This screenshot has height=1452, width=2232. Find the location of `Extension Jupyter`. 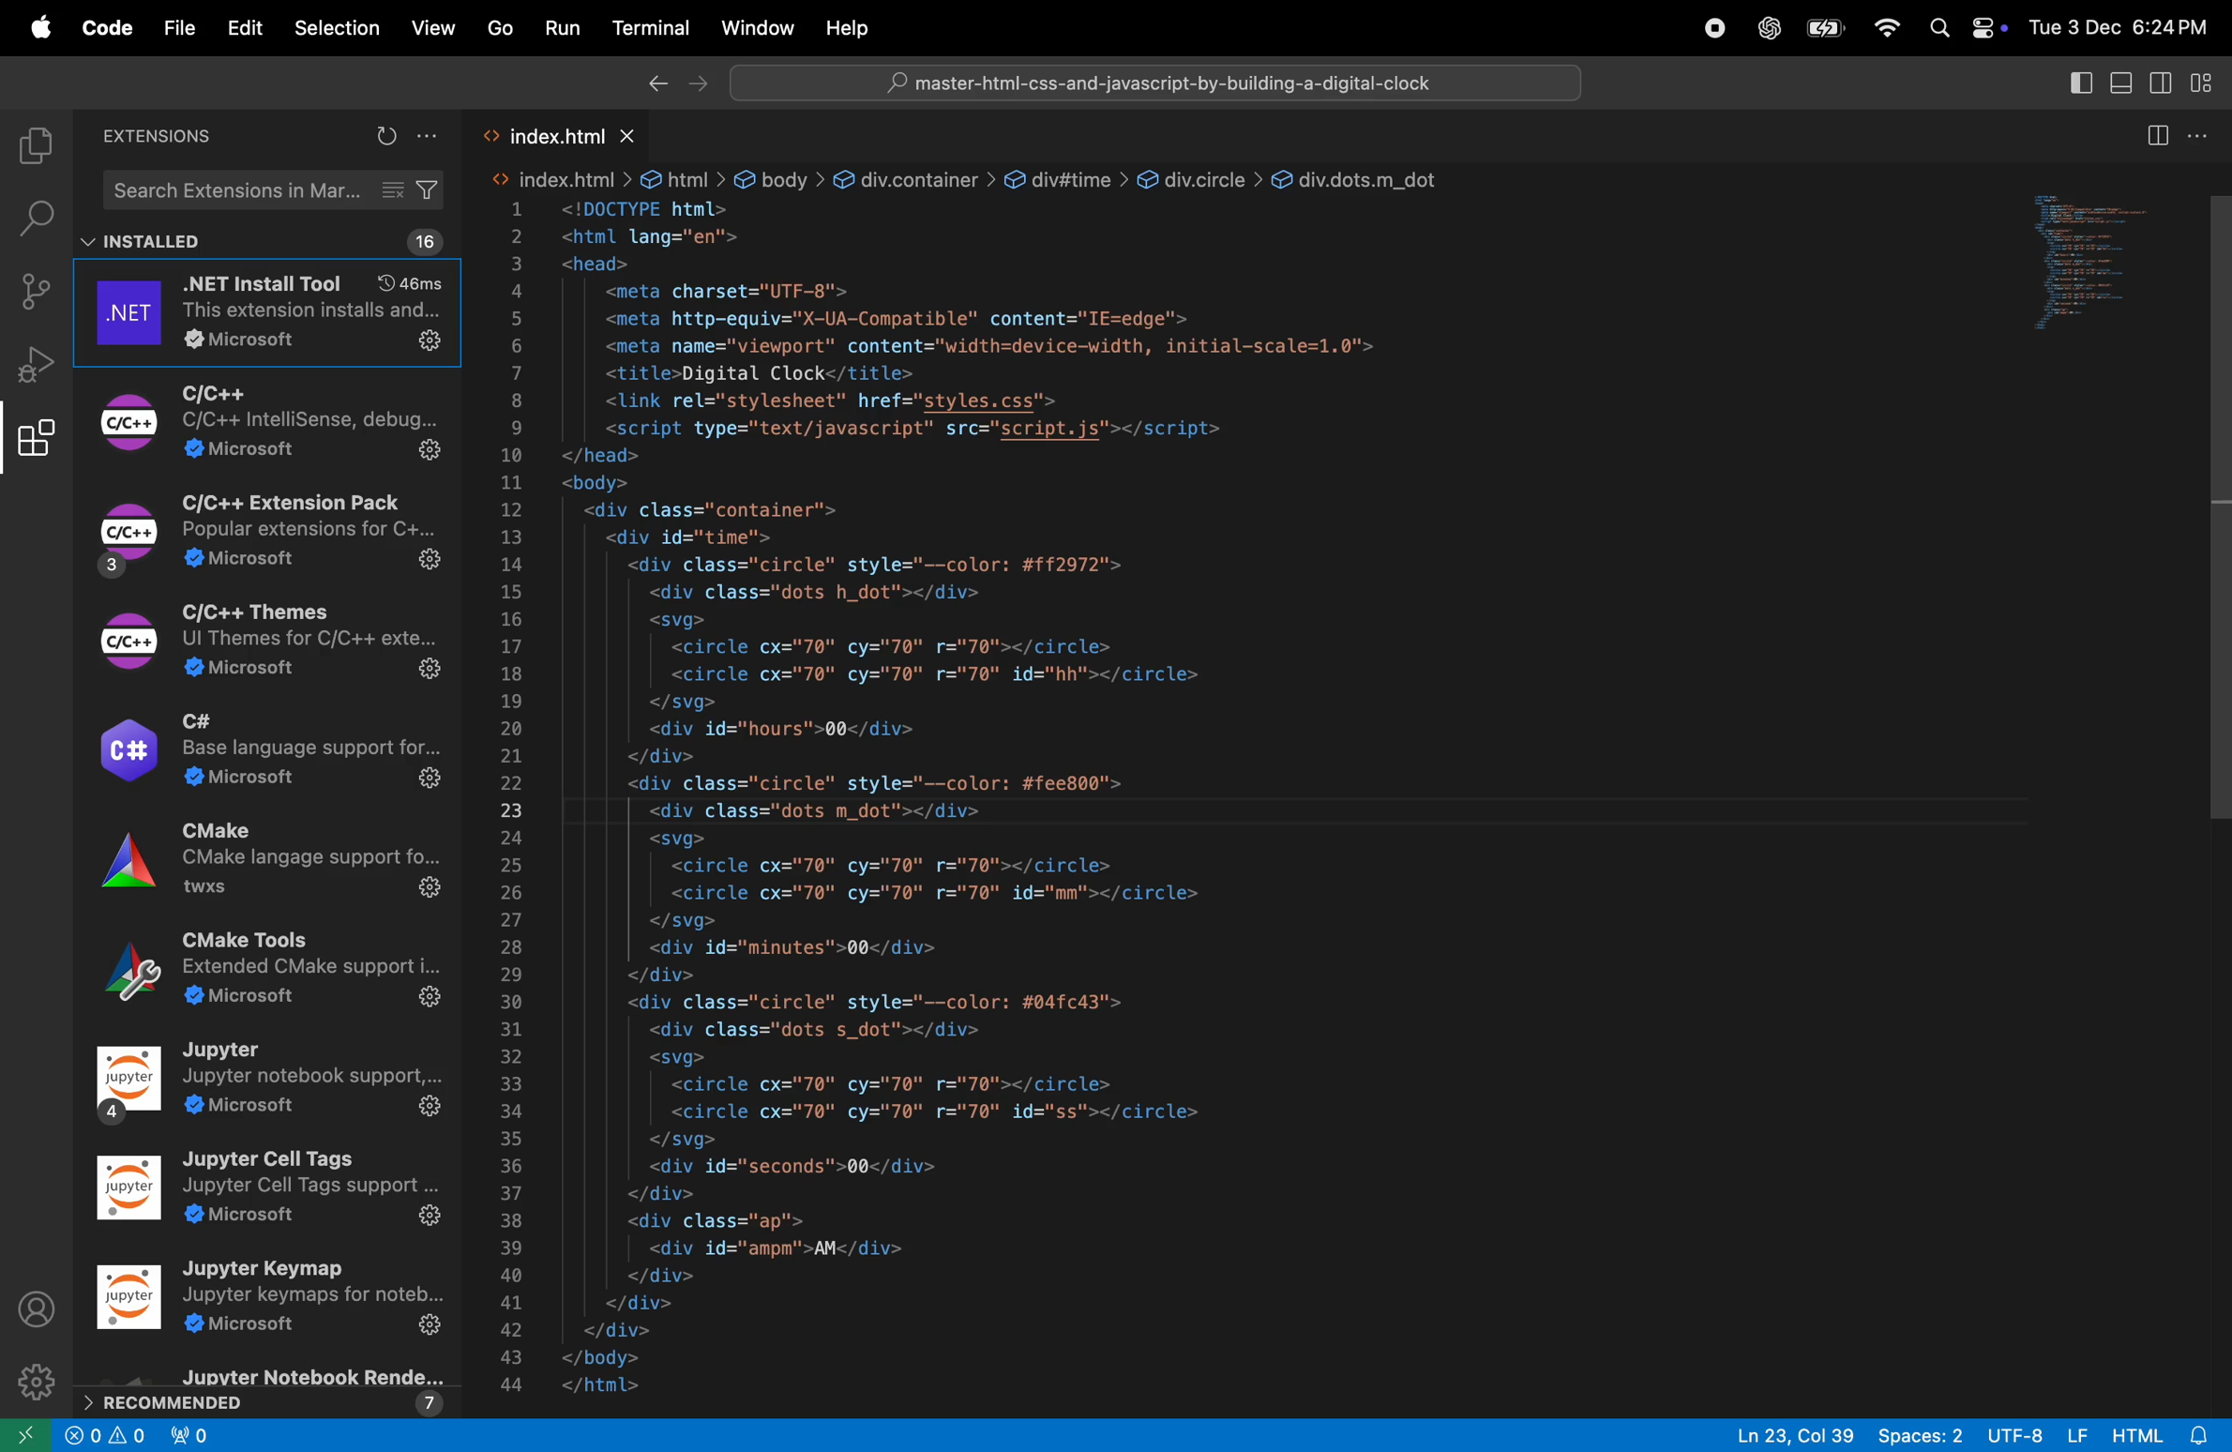

Extension Jupyter is located at coordinates (264, 1082).